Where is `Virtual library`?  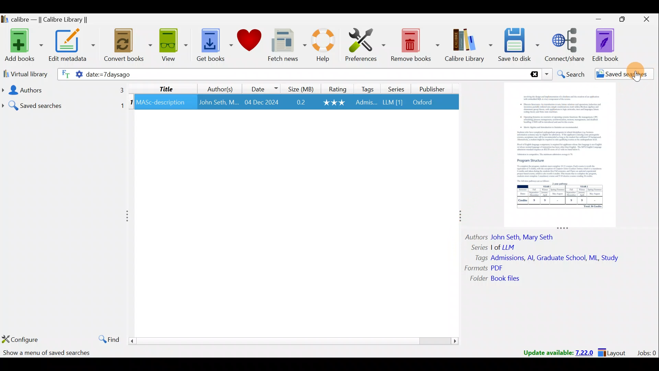 Virtual library is located at coordinates (23, 74).